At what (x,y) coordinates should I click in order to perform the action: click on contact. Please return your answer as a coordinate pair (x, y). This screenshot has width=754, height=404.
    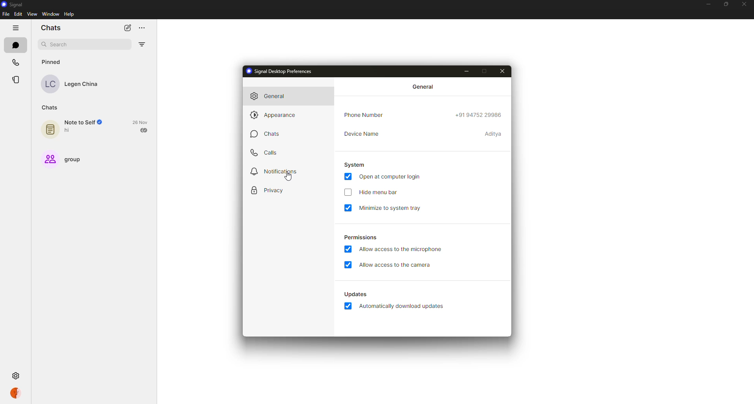
    Looking at the image, I should click on (75, 84).